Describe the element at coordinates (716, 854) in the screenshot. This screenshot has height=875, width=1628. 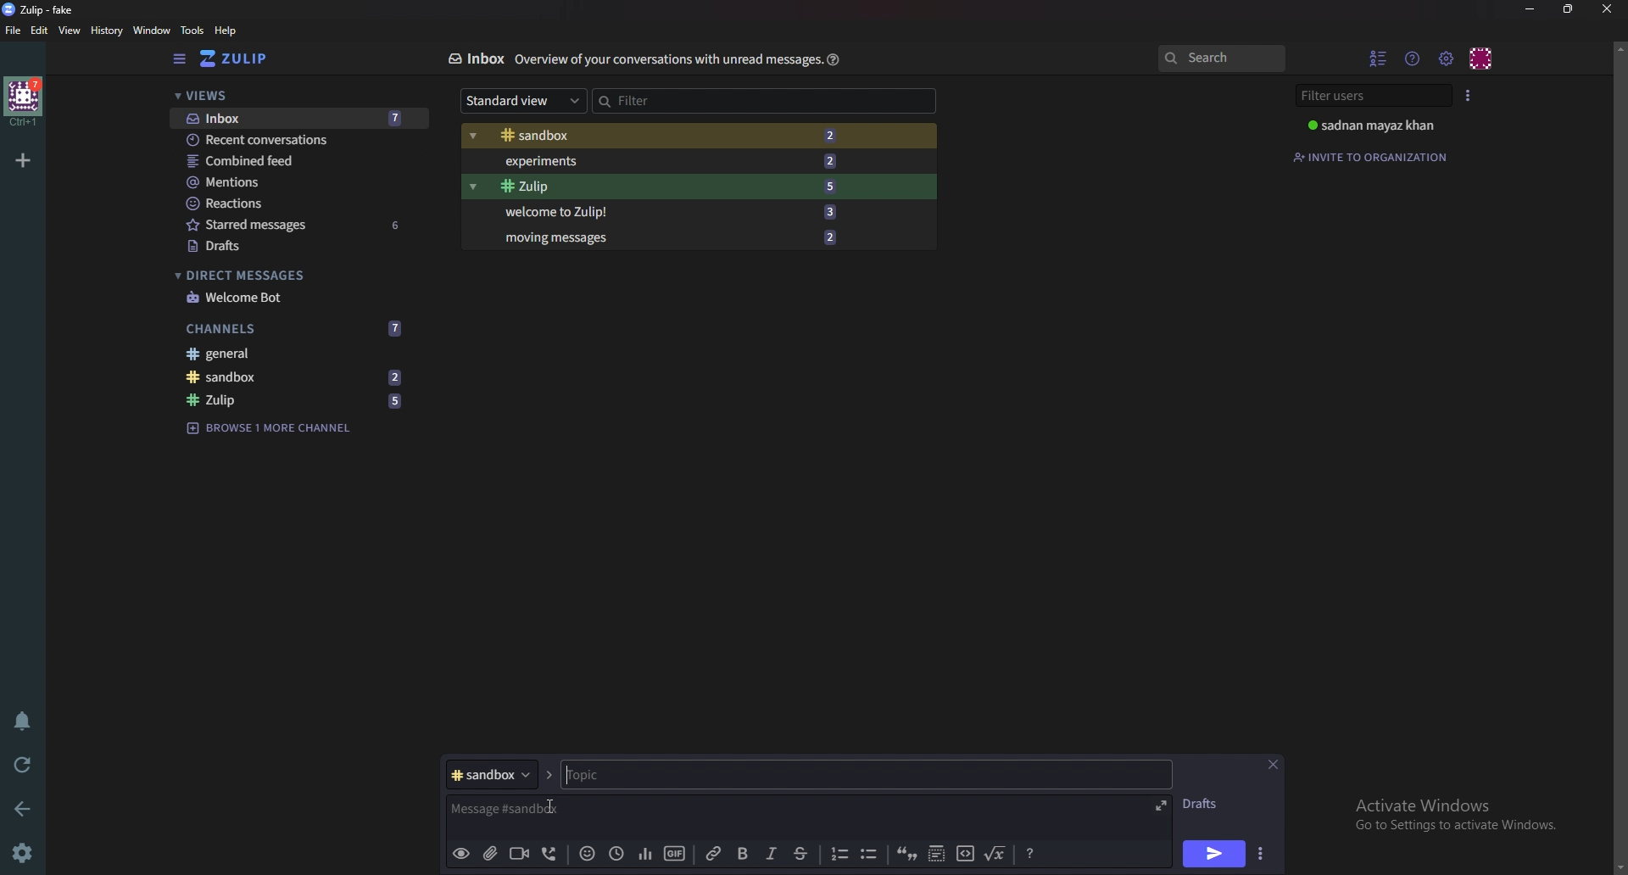
I see `link` at that location.